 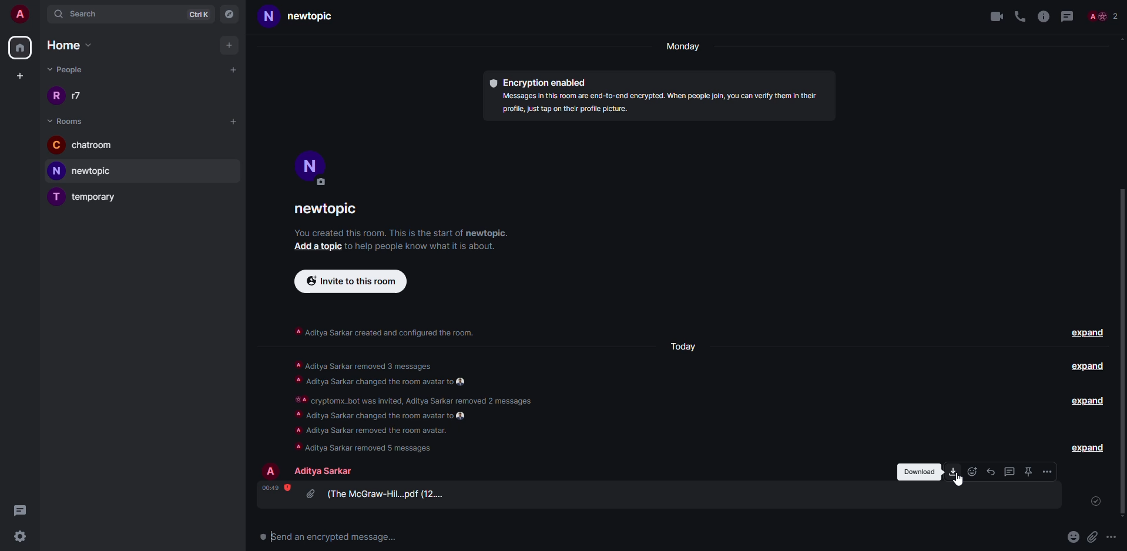 I want to click on download, so click(x=917, y=472).